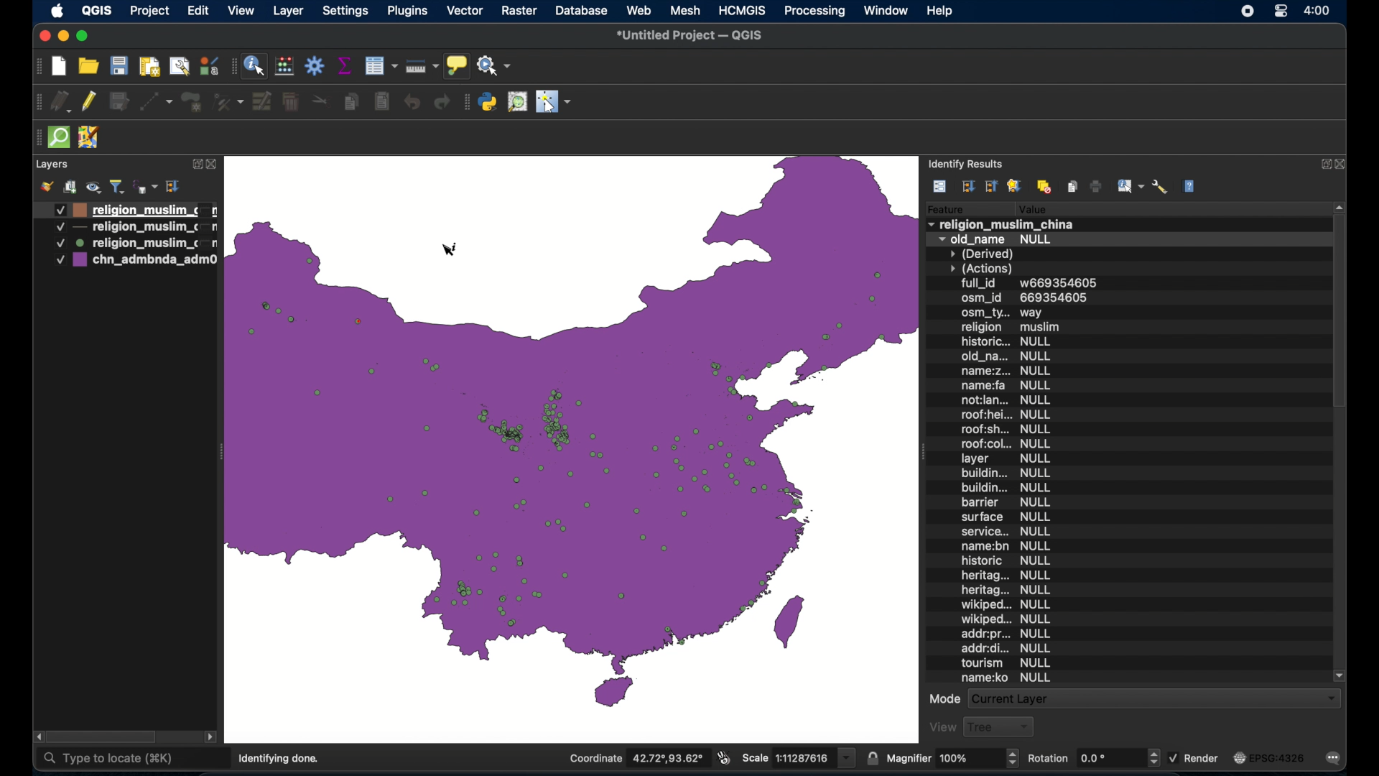 This screenshot has width=1379, height=776. I want to click on quick osm, so click(61, 138).